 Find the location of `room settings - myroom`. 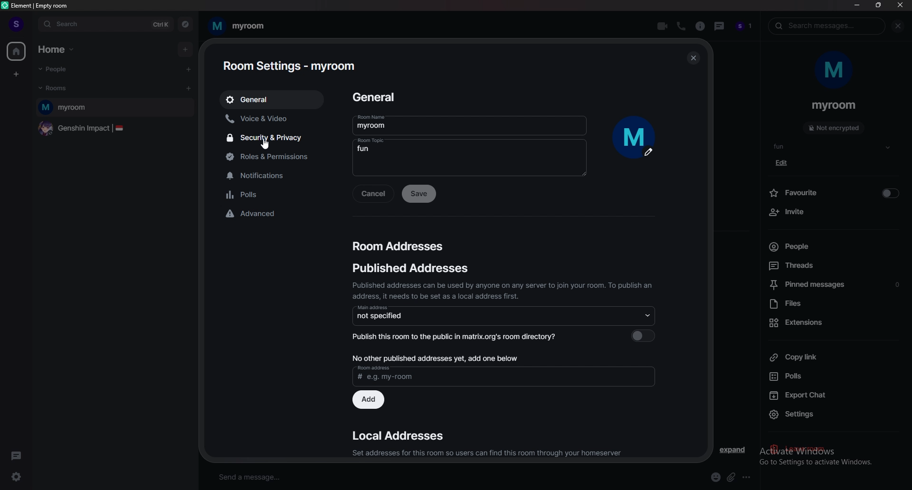

room settings - myroom is located at coordinates (290, 65).